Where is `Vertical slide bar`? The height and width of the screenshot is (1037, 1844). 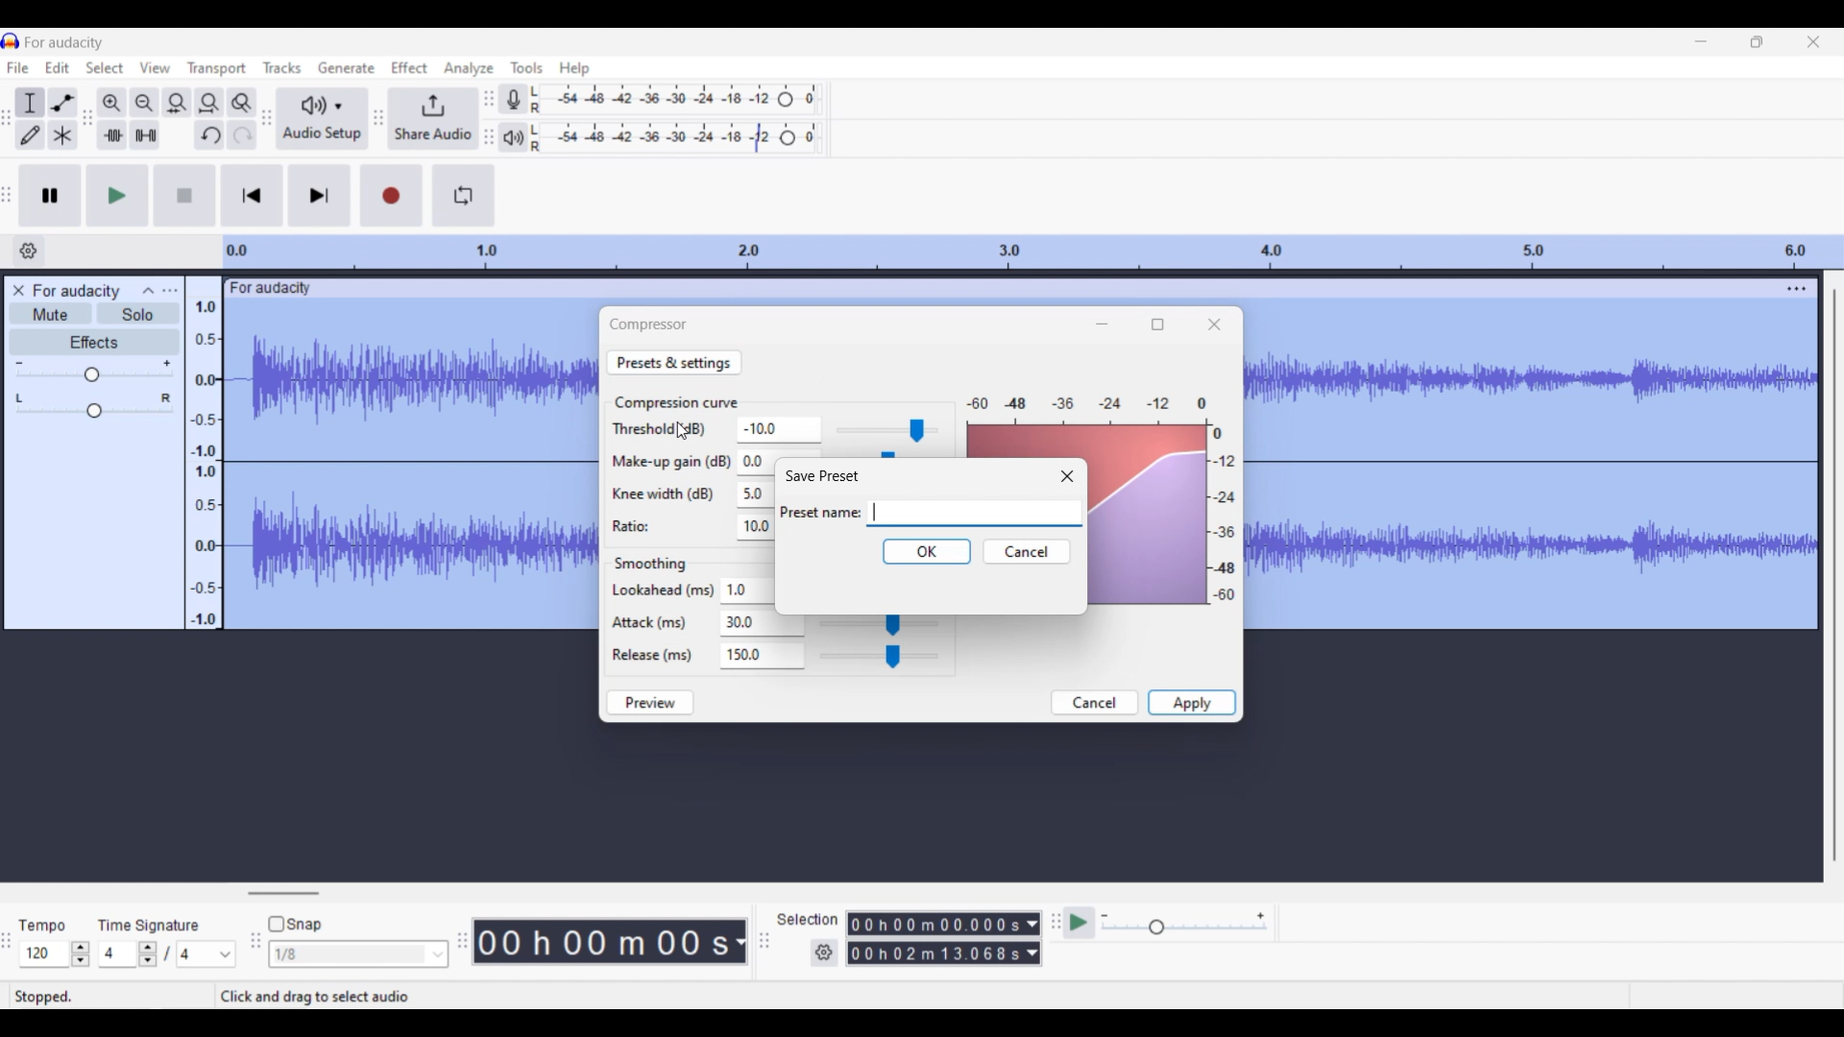
Vertical slide bar is located at coordinates (1835, 577).